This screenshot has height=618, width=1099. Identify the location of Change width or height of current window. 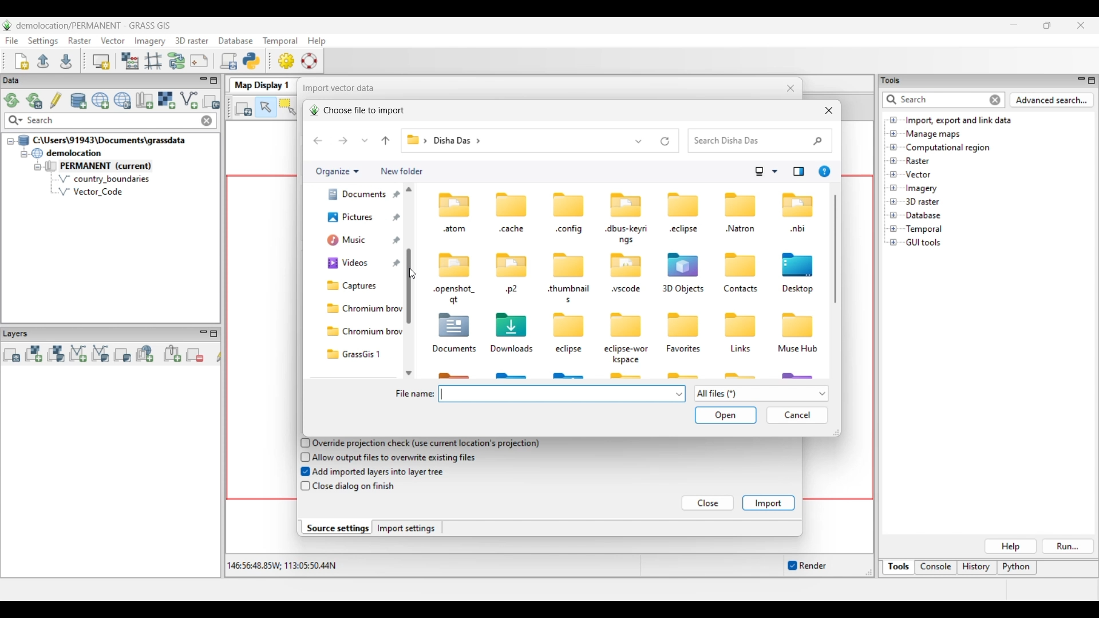
(835, 433).